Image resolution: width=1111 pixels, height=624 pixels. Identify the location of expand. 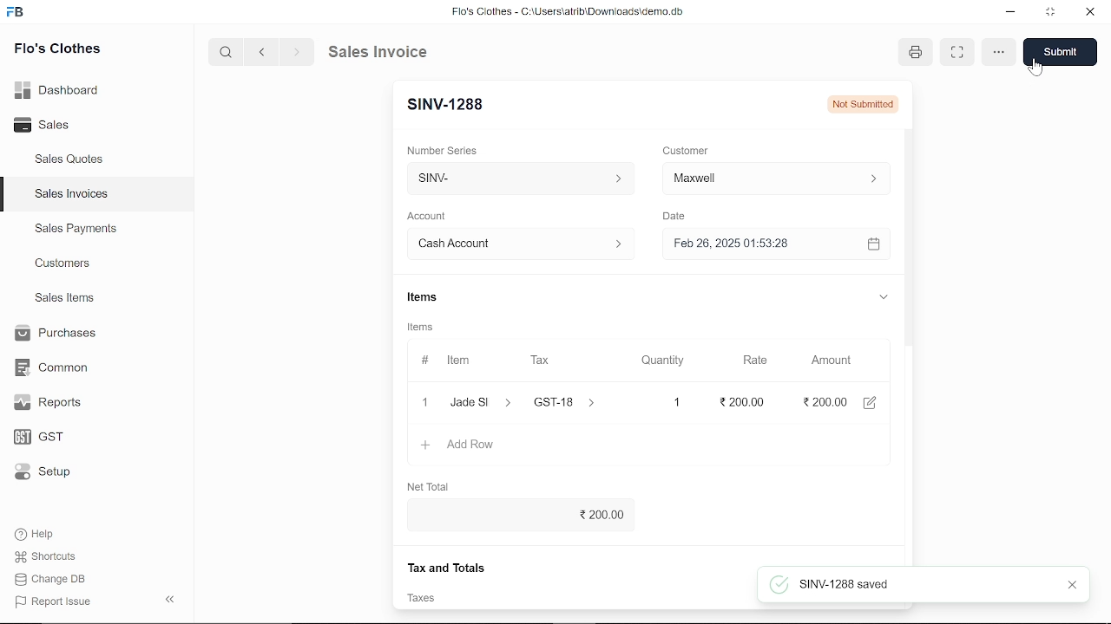
(882, 296).